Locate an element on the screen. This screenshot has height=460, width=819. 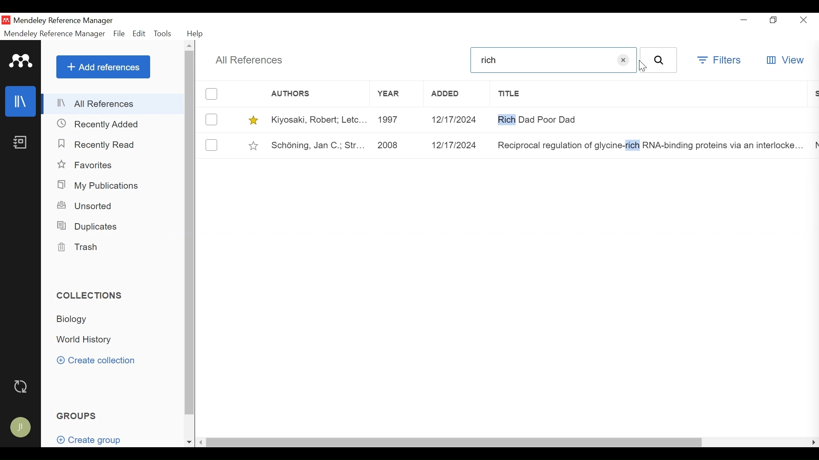
Create Group is located at coordinates (88, 437).